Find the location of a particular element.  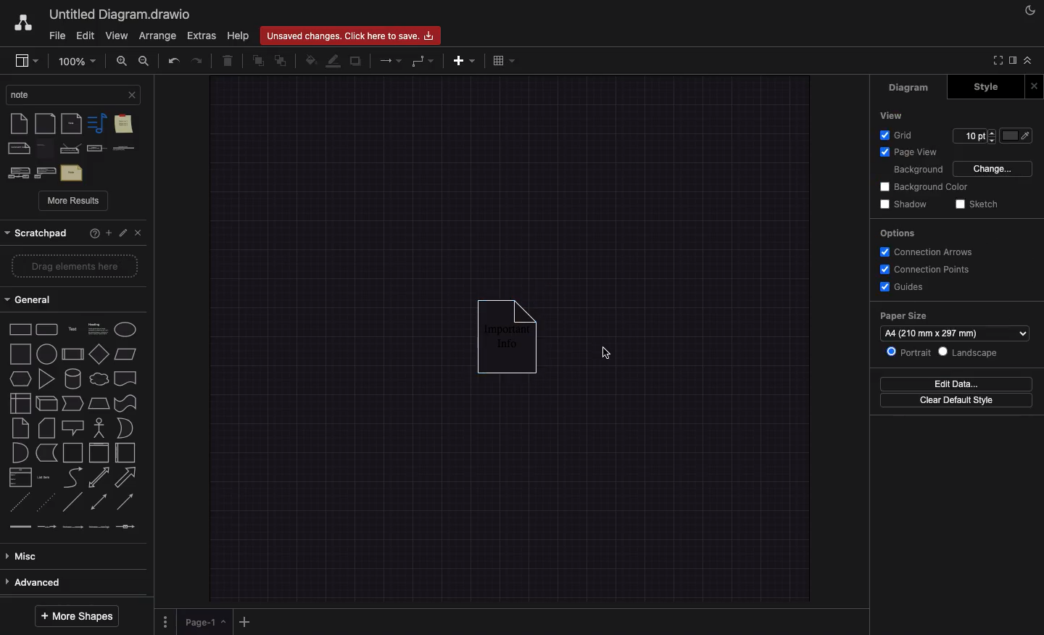

Background is located at coordinates (915, 170).